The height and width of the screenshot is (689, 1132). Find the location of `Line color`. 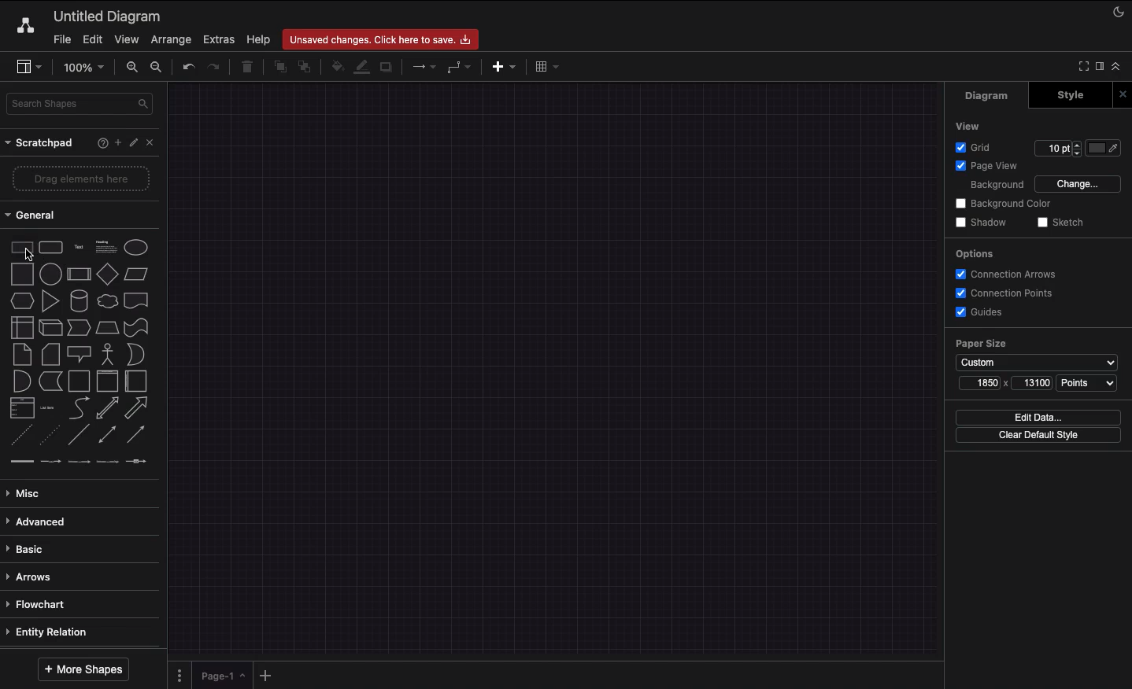

Line color is located at coordinates (361, 68).